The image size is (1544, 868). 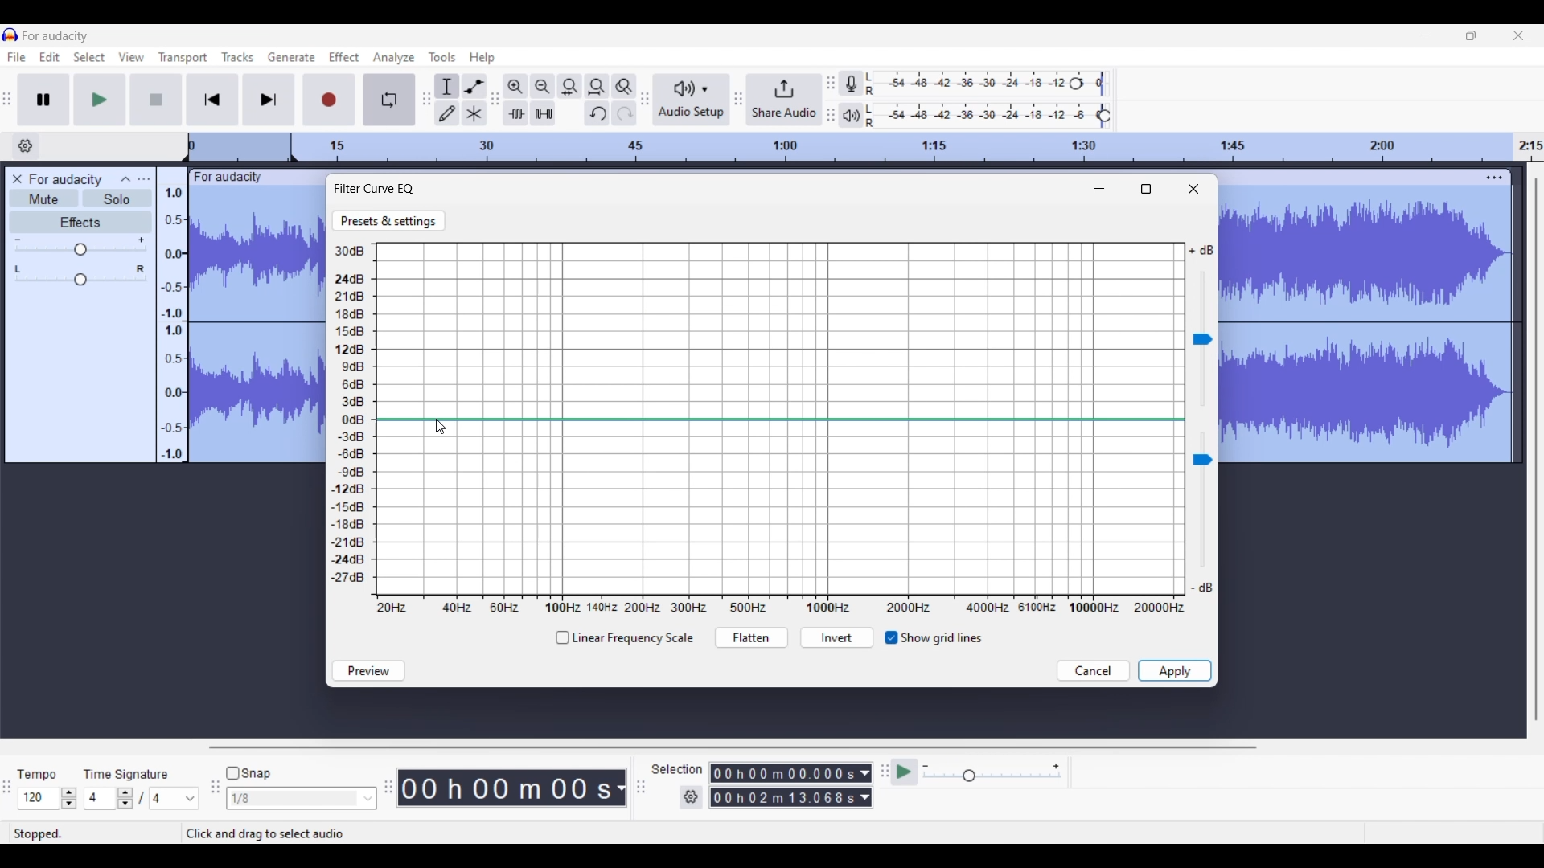 What do you see at coordinates (785, 100) in the screenshot?
I see `Share audio` at bounding box center [785, 100].